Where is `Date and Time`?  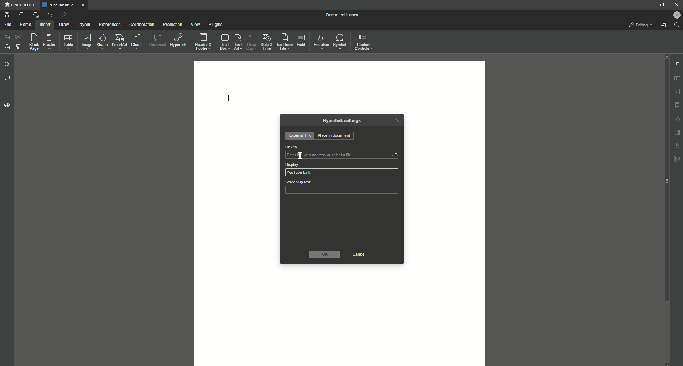 Date and Time is located at coordinates (267, 42).